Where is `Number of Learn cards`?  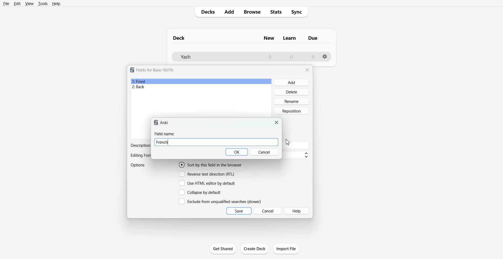
Number of Learn cards is located at coordinates (292, 57).